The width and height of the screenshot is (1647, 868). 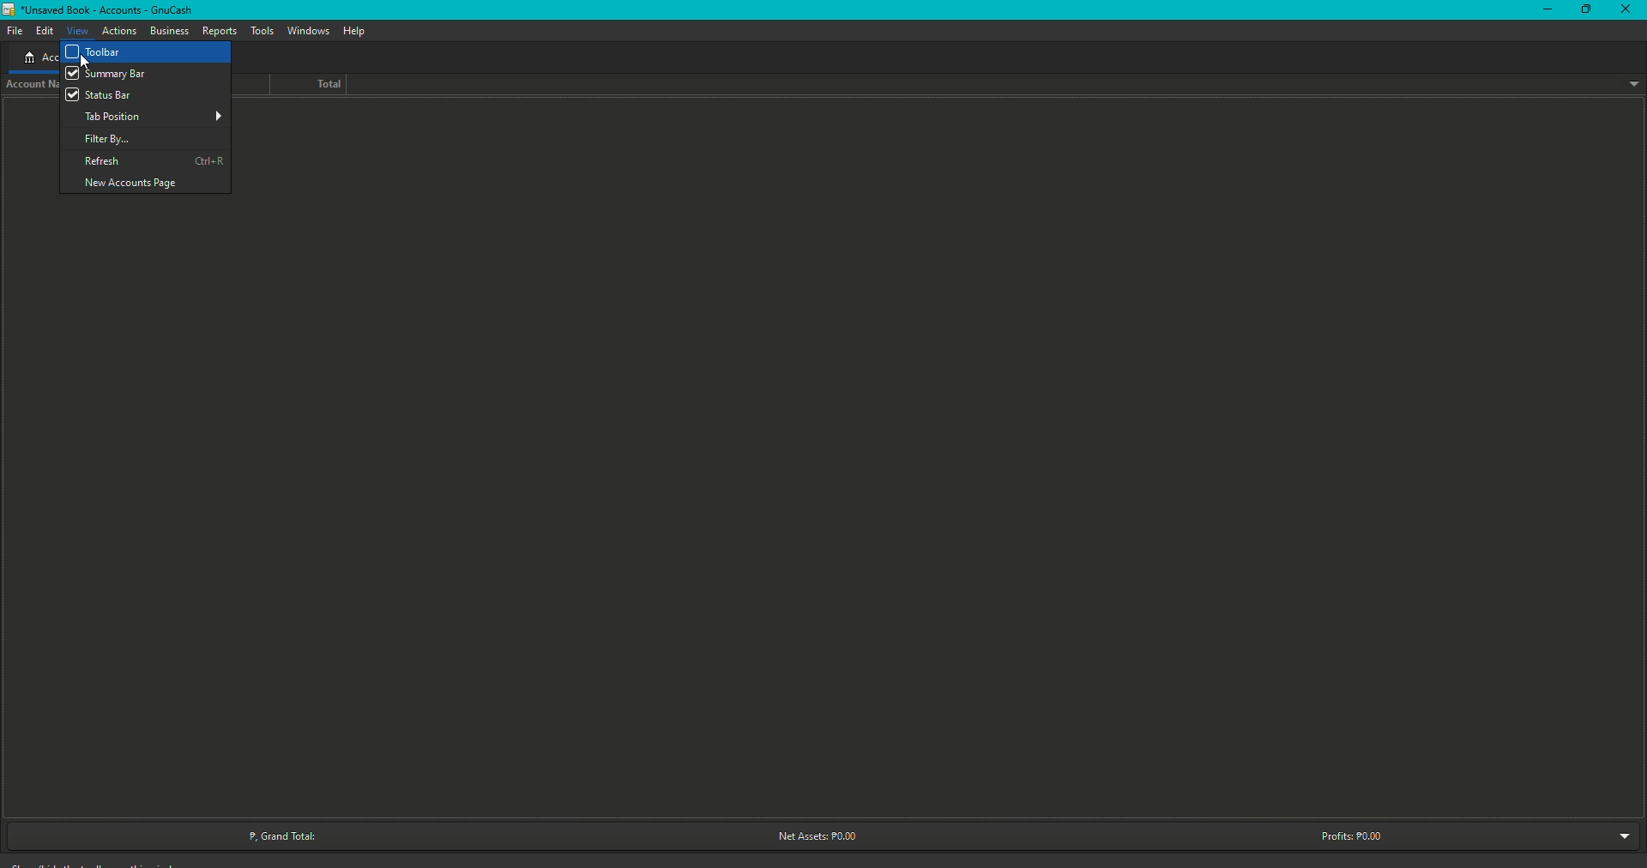 I want to click on Restore, so click(x=1584, y=9).